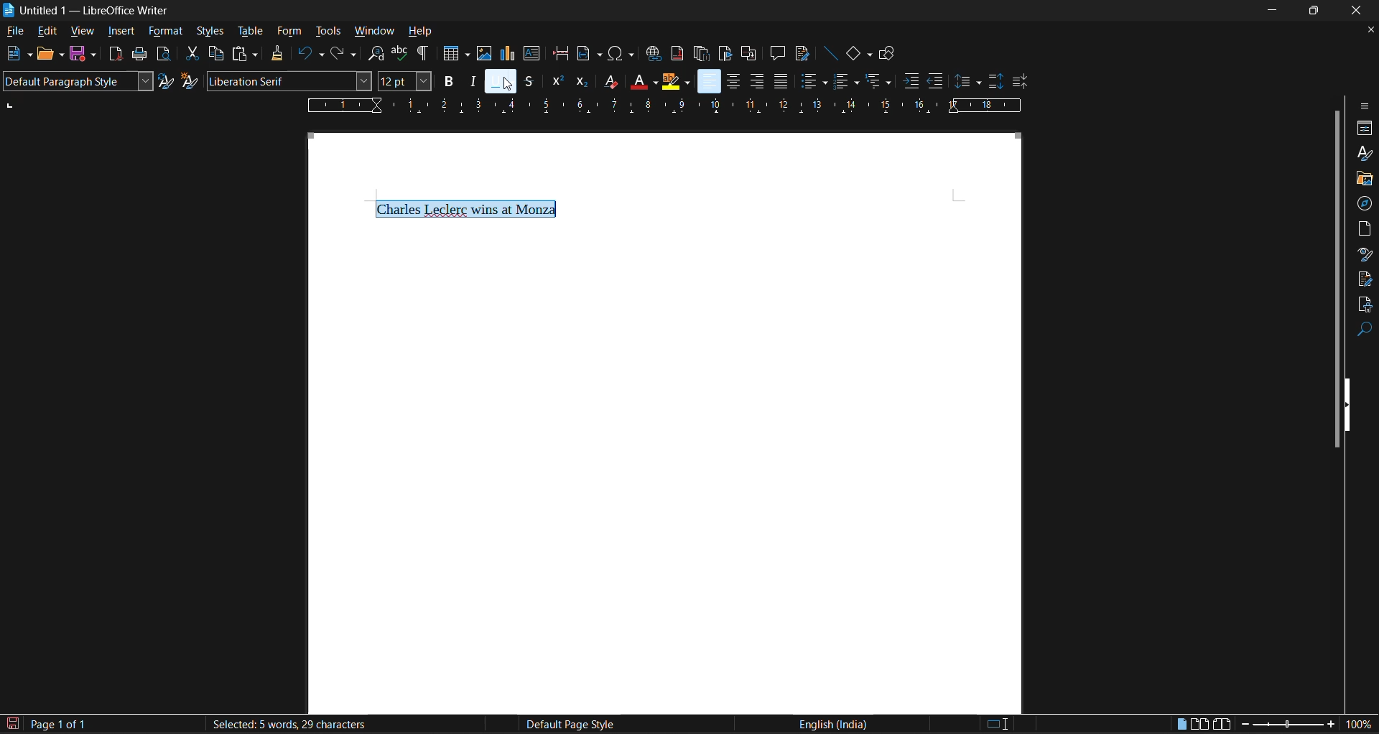 Image resolution: width=1379 pixels, height=734 pixels. I want to click on accessibility check, so click(1363, 305).